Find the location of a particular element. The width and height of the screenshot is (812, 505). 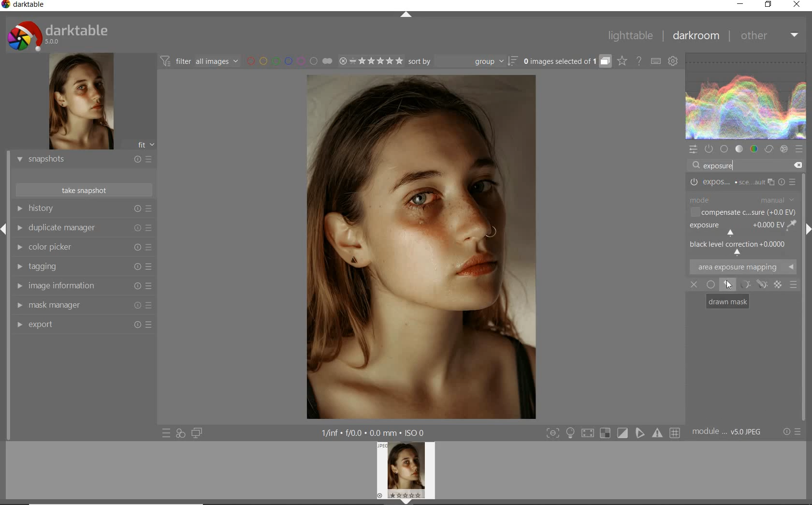

BLENDING OPTIONS is located at coordinates (793, 286).